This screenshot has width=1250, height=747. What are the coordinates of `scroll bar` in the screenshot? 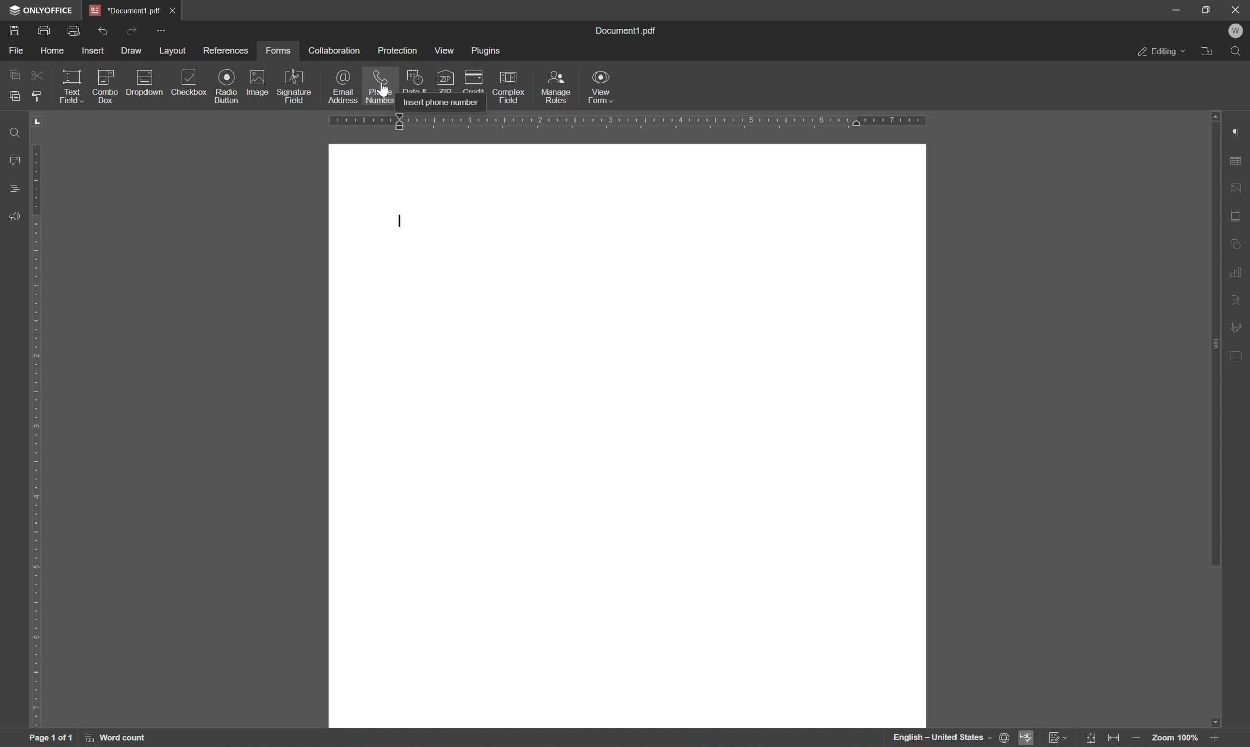 It's located at (1215, 346).